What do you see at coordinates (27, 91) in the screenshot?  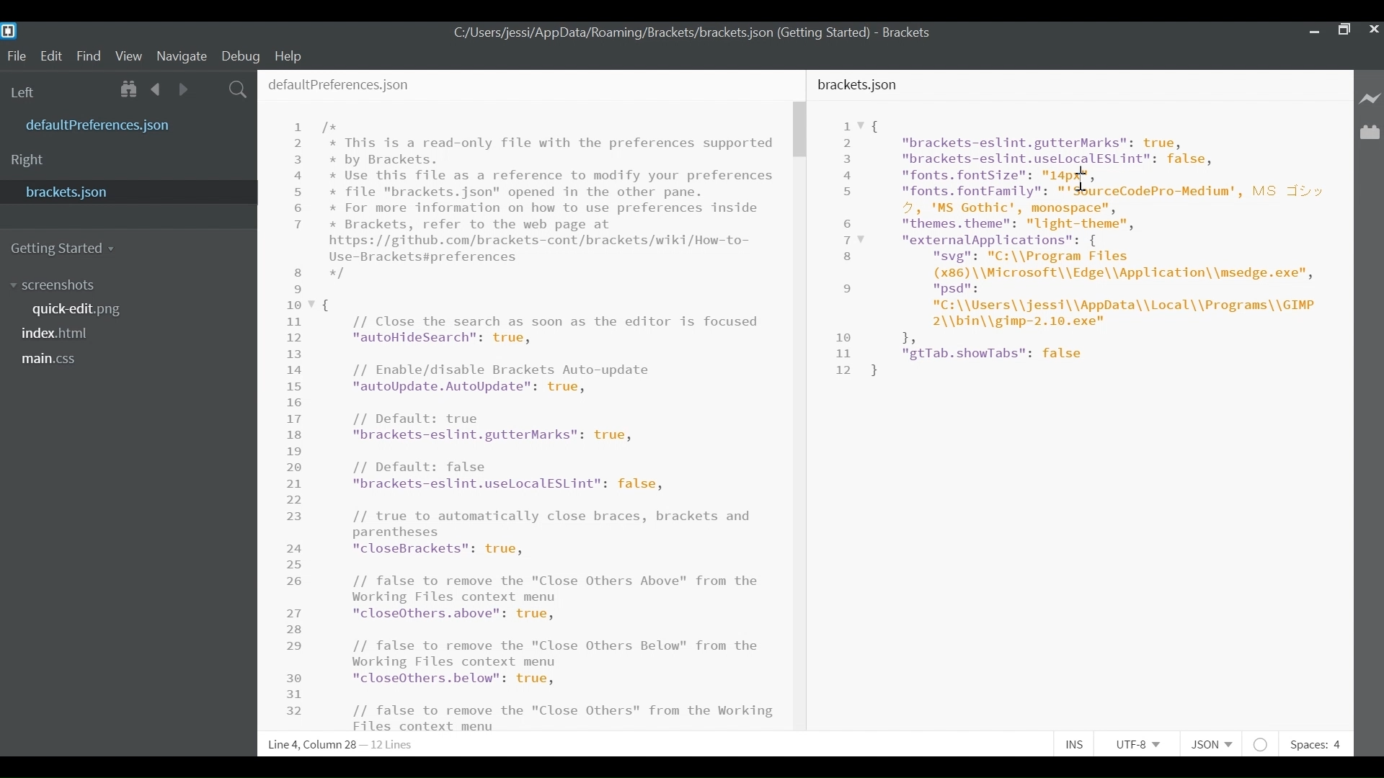 I see `Left` at bounding box center [27, 91].